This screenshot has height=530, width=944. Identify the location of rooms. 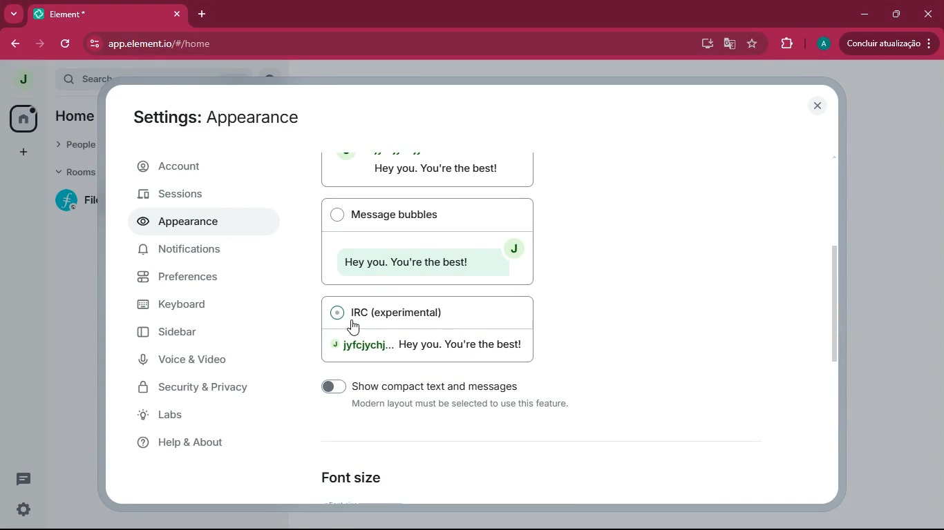
(73, 171).